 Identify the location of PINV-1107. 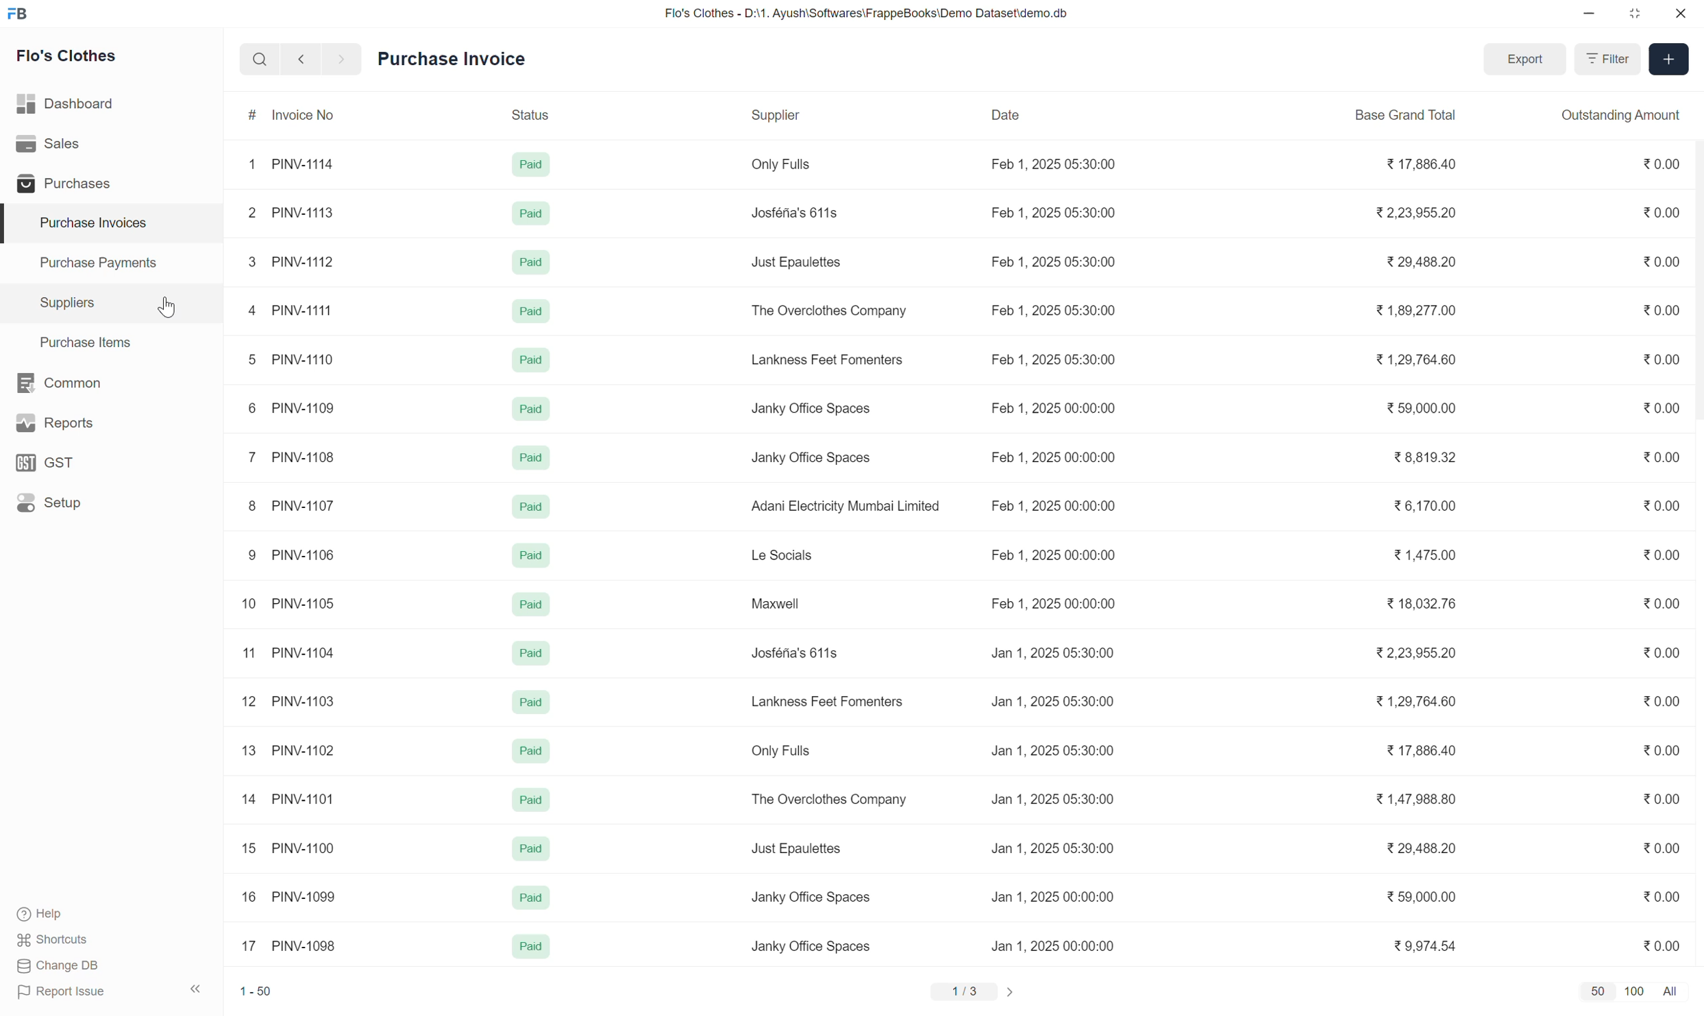
(305, 506).